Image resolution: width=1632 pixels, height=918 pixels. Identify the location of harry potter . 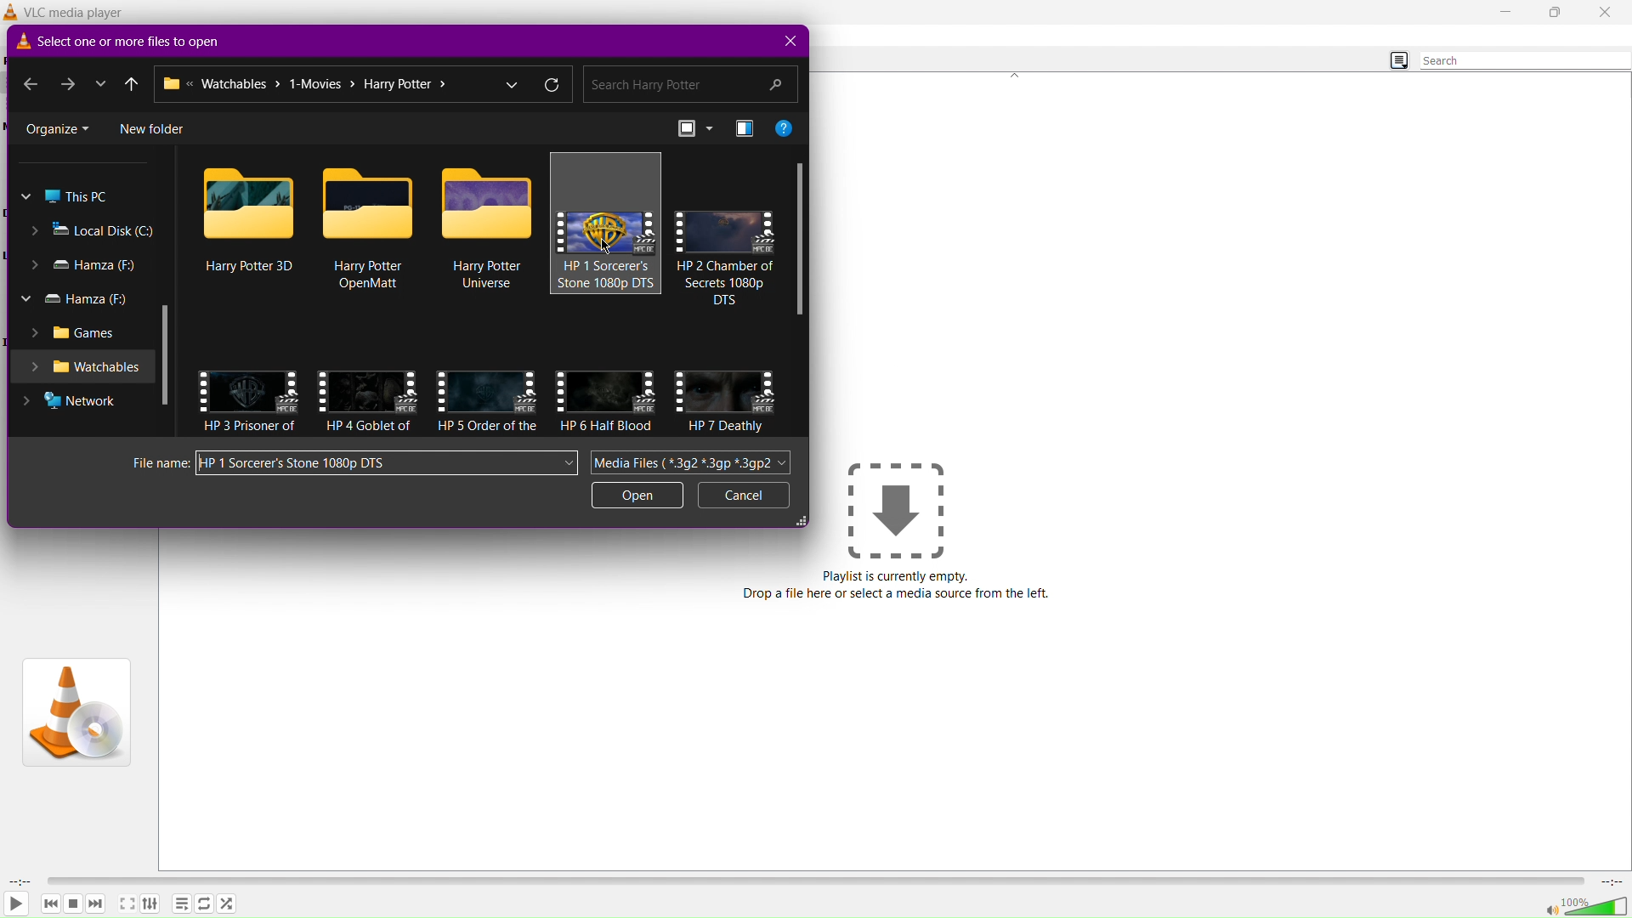
(248, 266).